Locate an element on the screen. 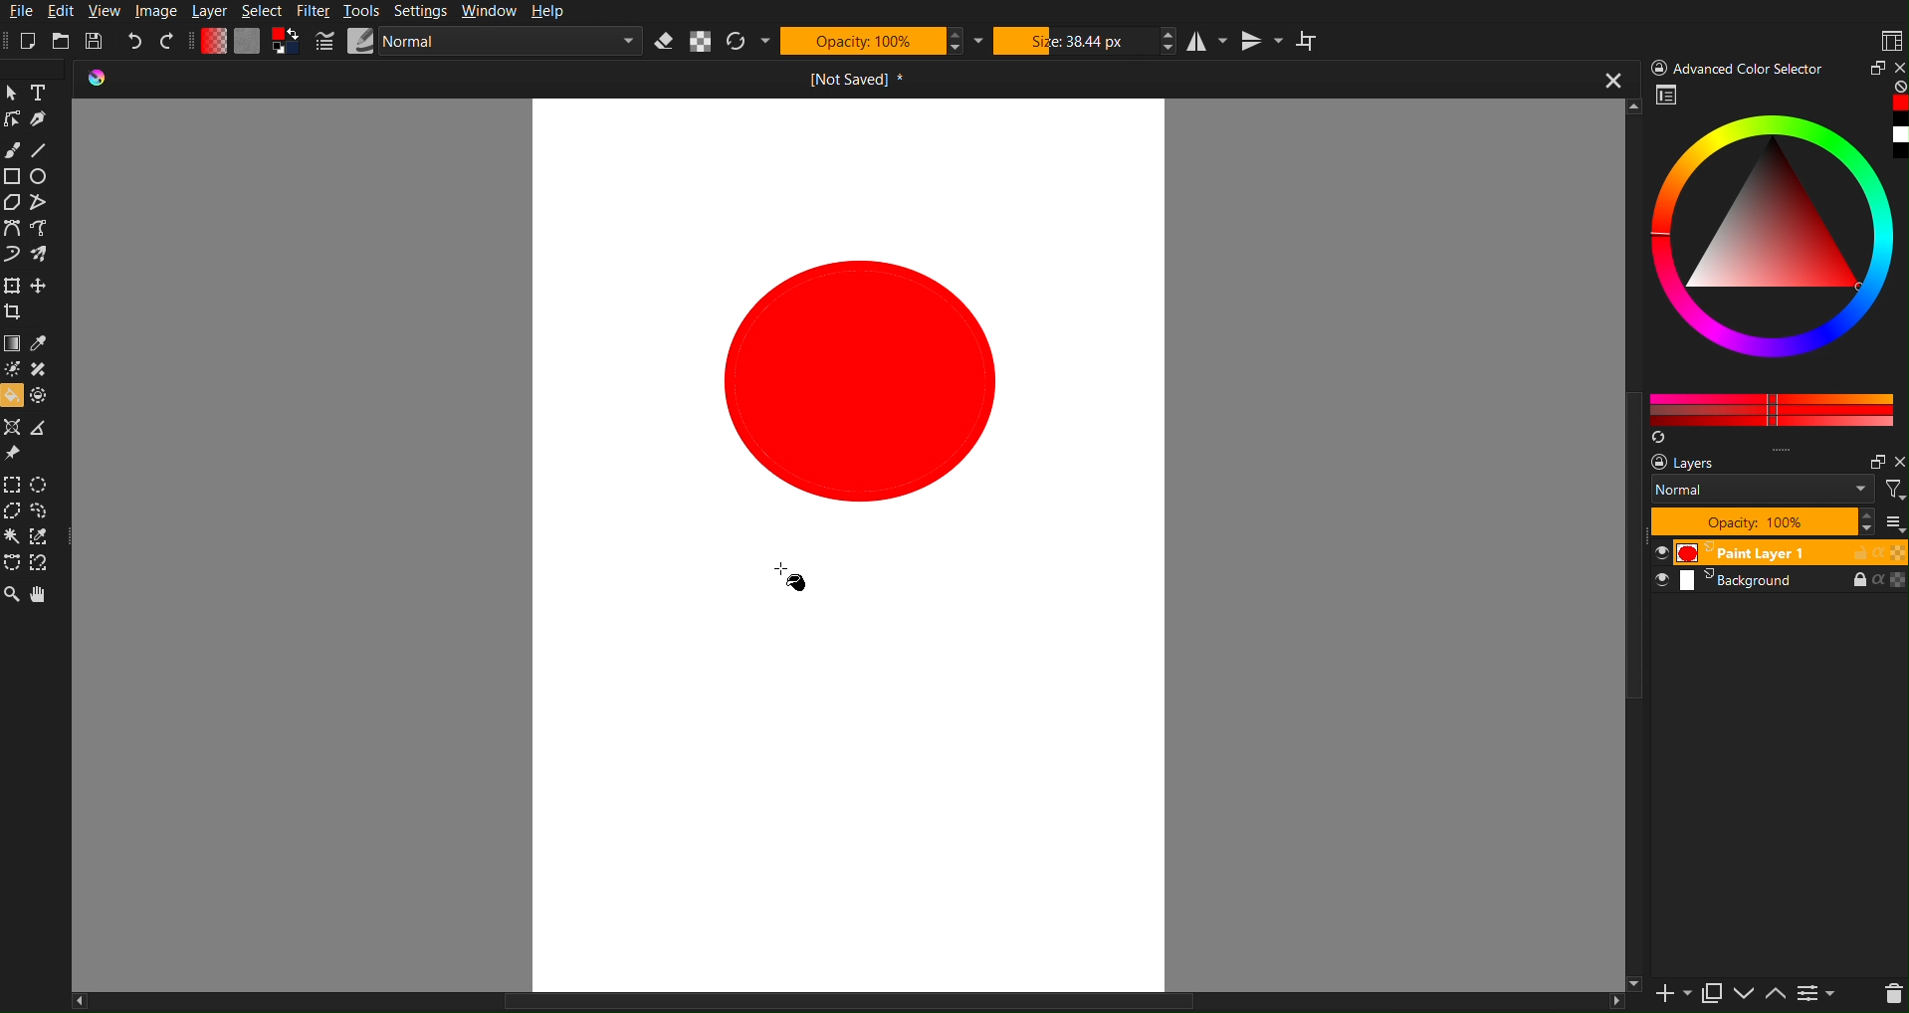  Settings is located at coordinates (421, 12).